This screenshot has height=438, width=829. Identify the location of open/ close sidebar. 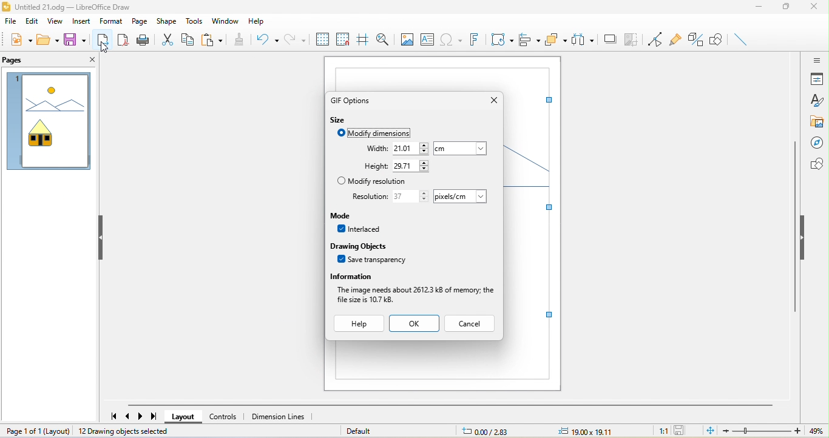
(816, 59).